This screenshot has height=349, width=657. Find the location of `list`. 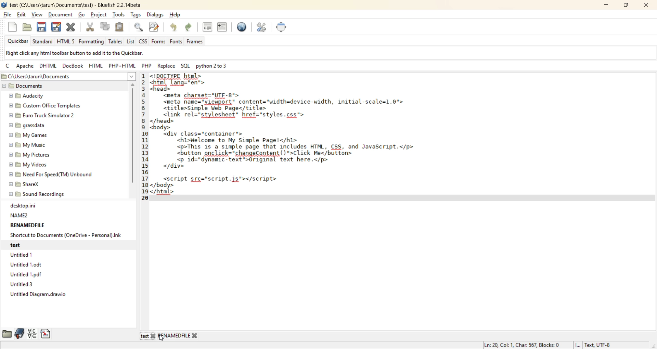

list is located at coordinates (131, 41).